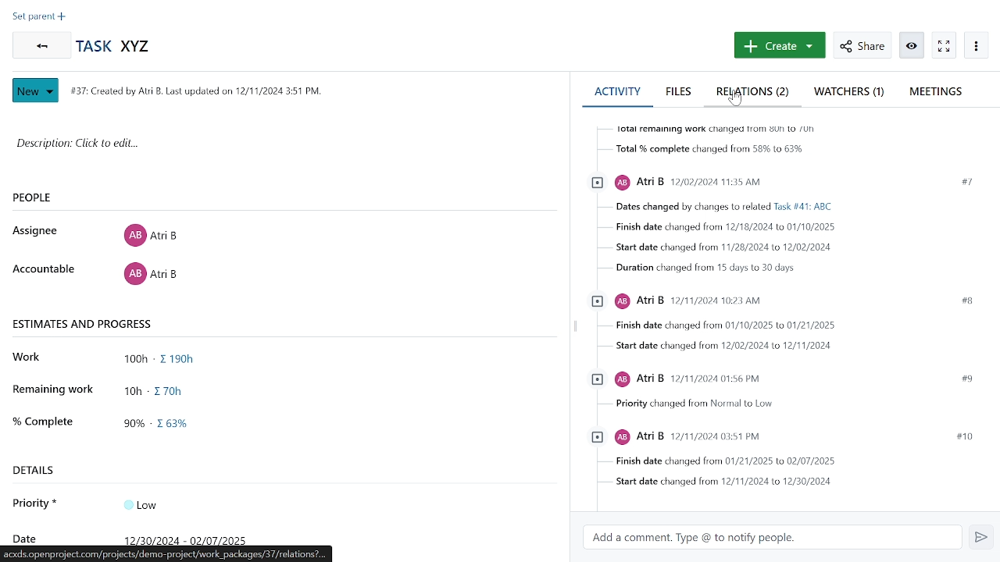 The height and width of the screenshot is (562, 1000). I want to click on relations, so click(754, 94).